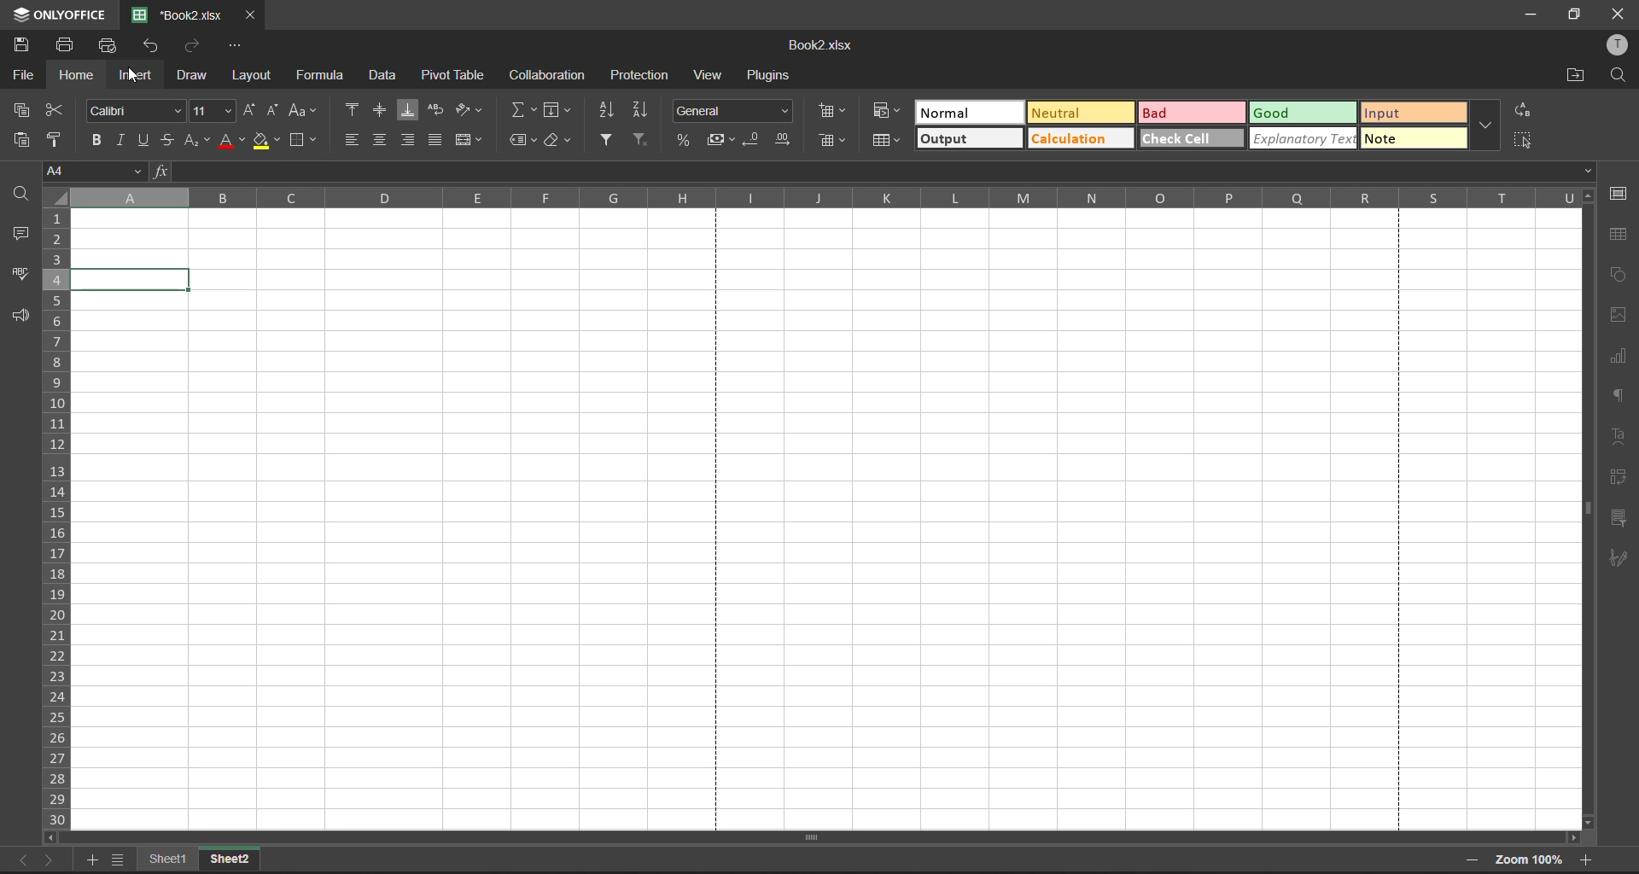  What do you see at coordinates (1619, 394) in the screenshot?
I see `paragraph` at bounding box center [1619, 394].